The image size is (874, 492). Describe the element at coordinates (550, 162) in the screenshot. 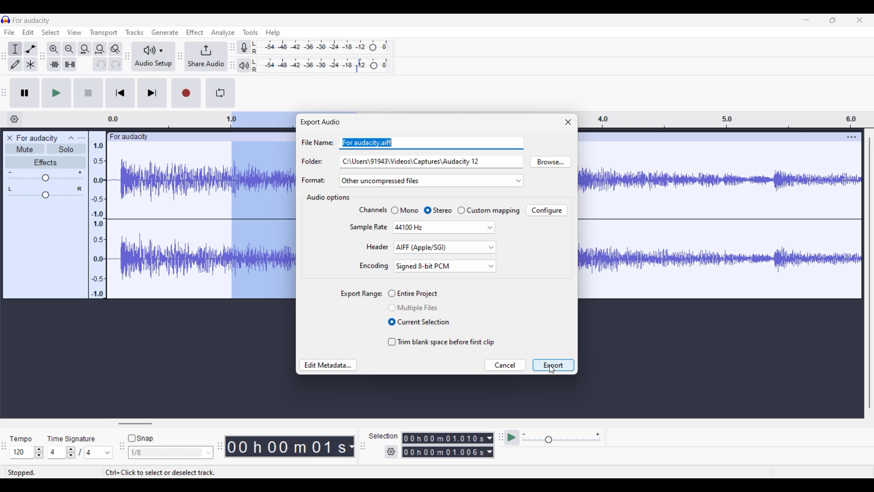

I see `Browse` at that location.